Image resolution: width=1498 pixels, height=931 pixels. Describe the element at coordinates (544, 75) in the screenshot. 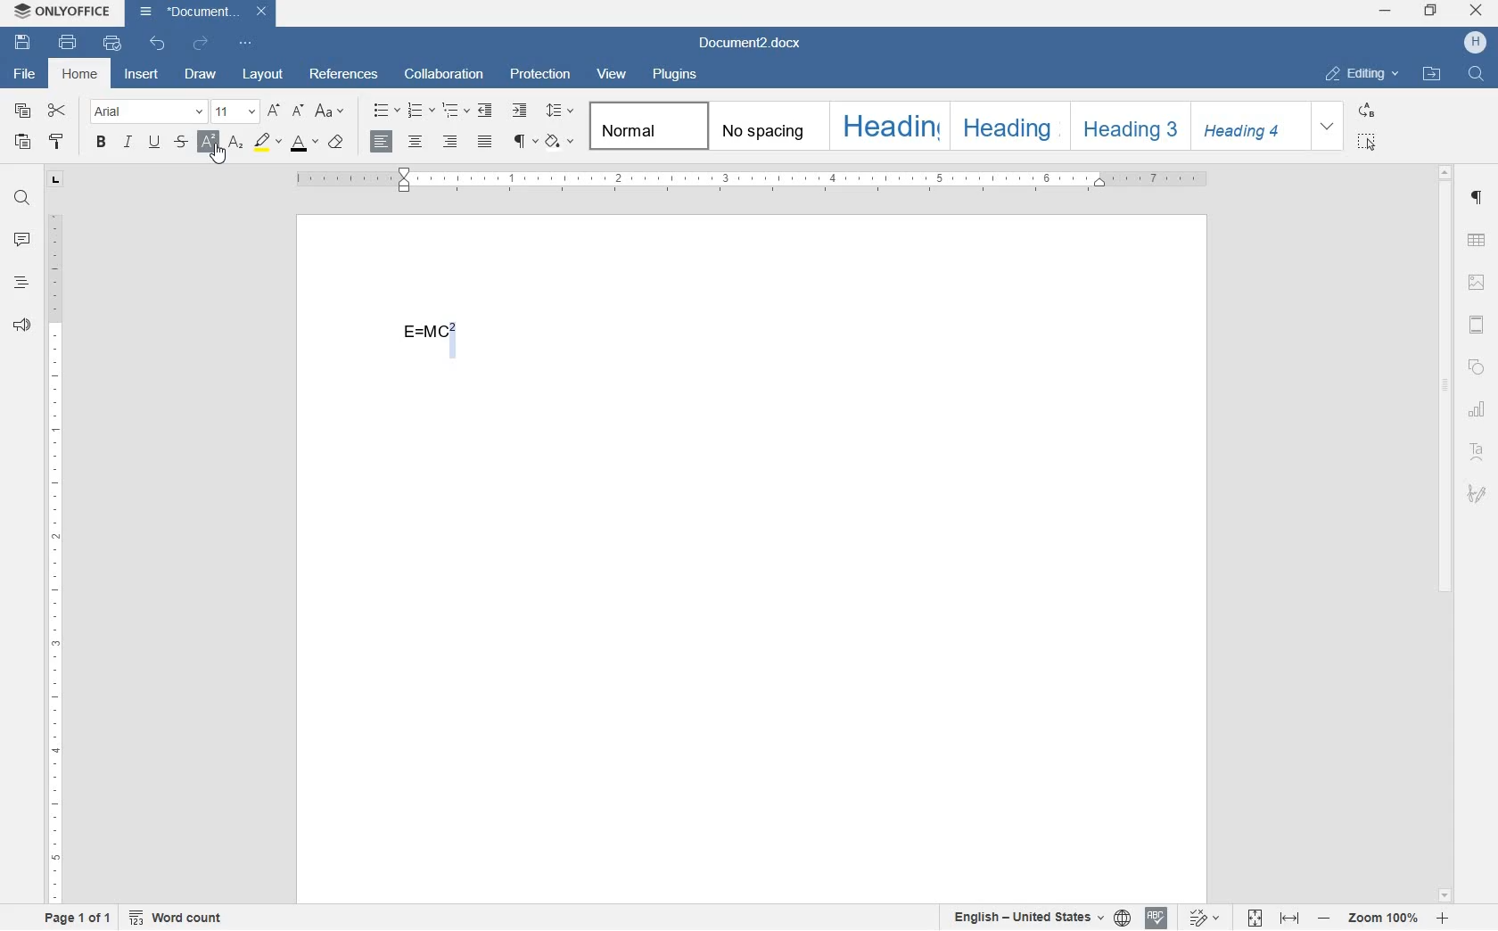

I see `protection` at that location.